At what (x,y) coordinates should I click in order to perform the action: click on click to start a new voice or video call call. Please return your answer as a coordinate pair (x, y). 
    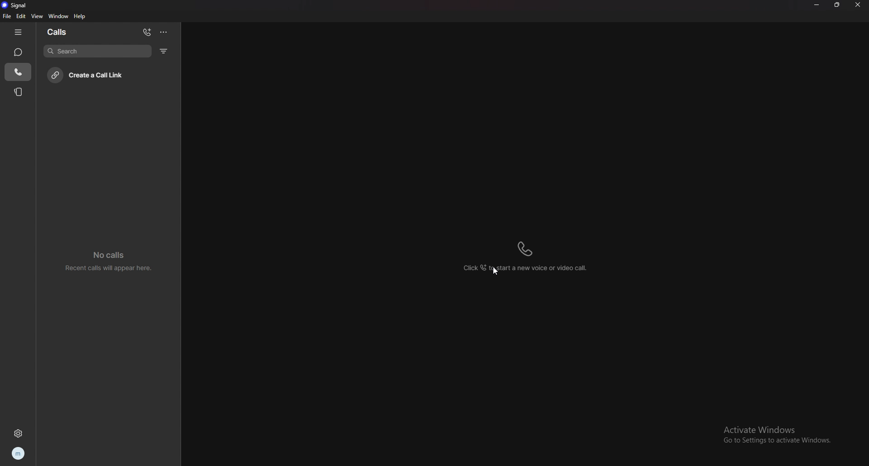
    Looking at the image, I should click on (529, 256).